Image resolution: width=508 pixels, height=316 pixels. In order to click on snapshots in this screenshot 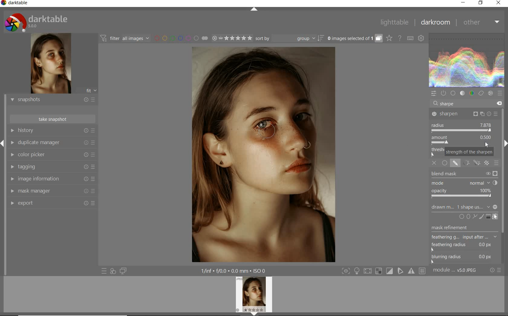, I will do `click(52, 100)`.